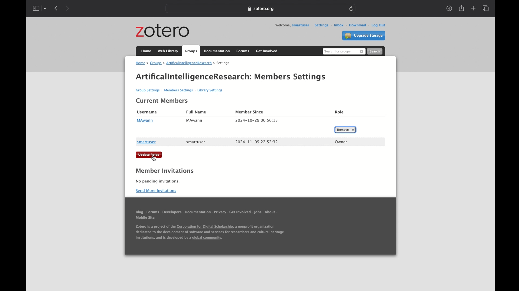 This screenshot has height=291, width=519. Describe the element at coordinates (258, 213) in the screenshot. I see `jobs` at that location.